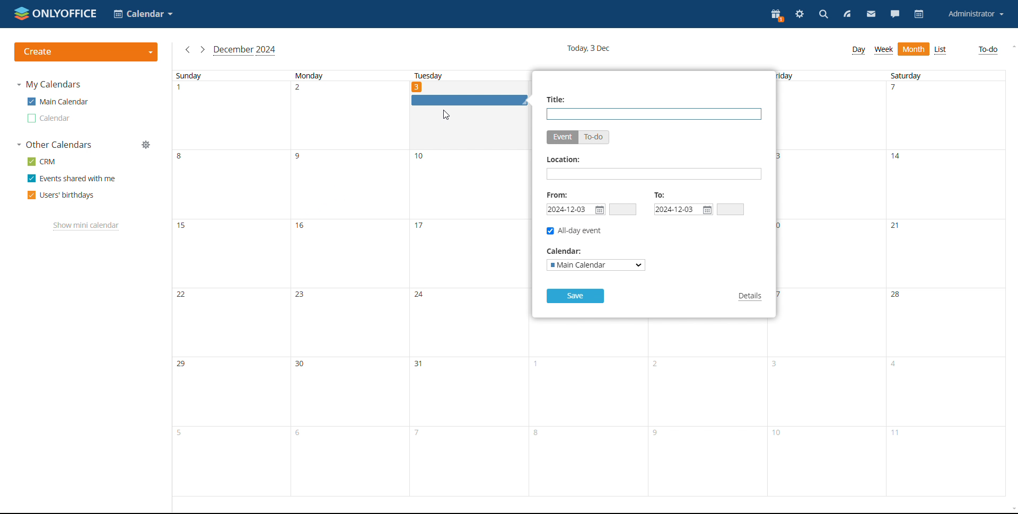 This screenshot has width=1018, height=514. What do you see at coordinates (858, 50) in the screenshot?
I see `day view` at bounding box center [858, 50].